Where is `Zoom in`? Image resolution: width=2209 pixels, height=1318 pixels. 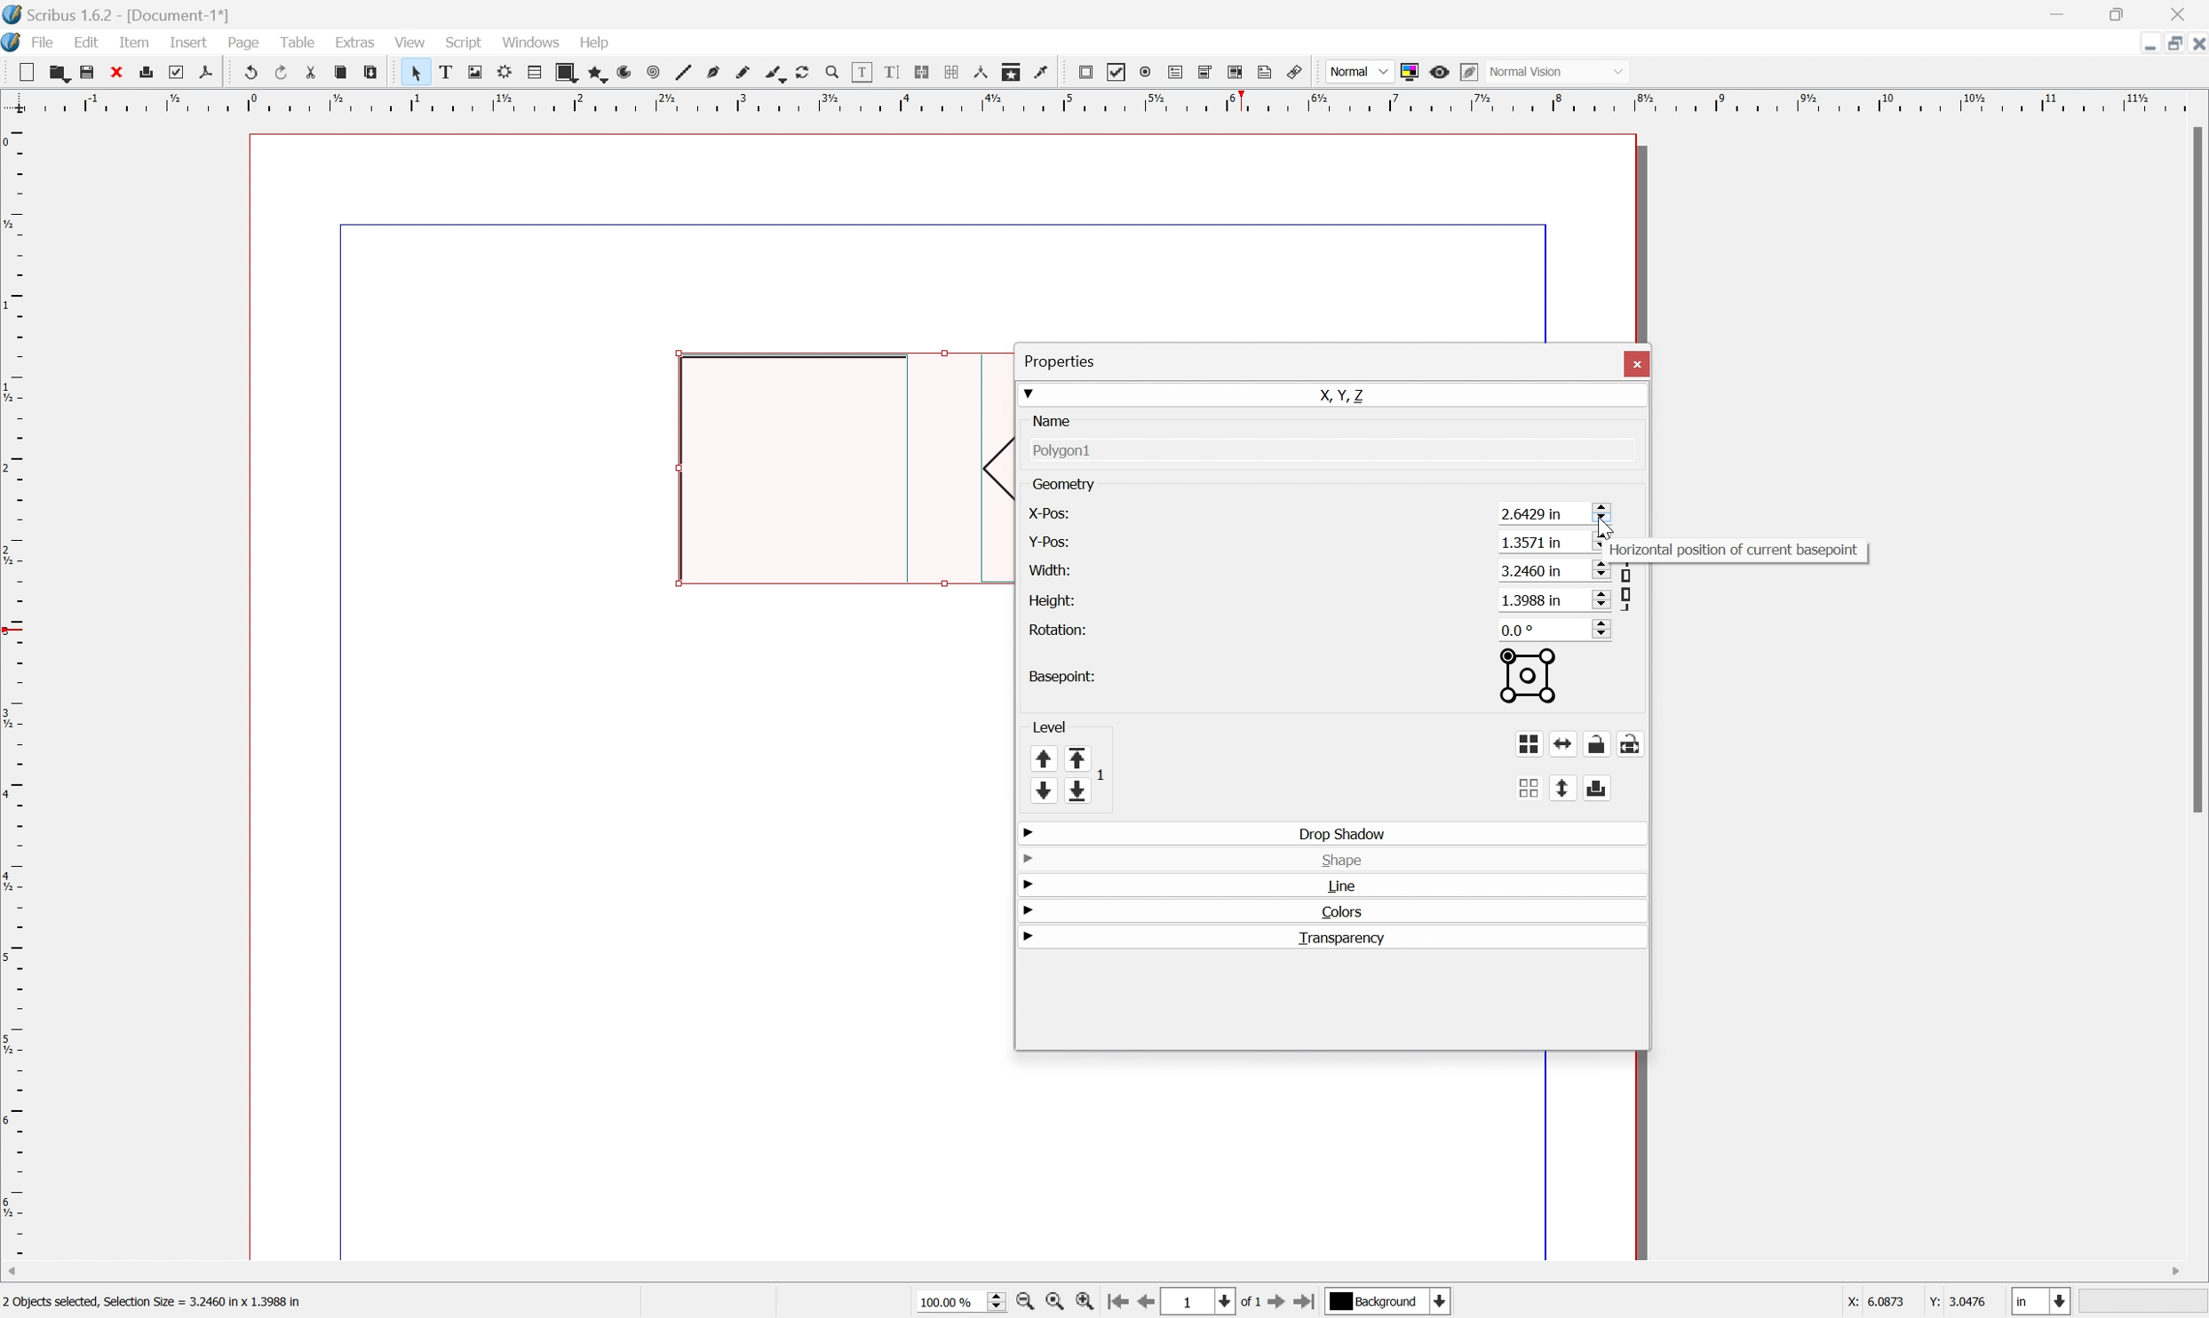 Zoom in is located at coordinates (1078, 1303).